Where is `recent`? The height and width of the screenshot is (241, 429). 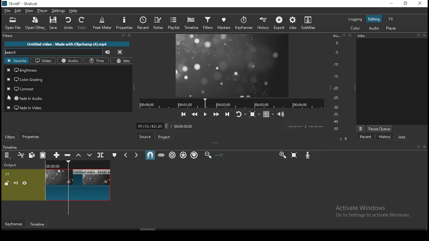 recent is located at coordinates (366, 137).